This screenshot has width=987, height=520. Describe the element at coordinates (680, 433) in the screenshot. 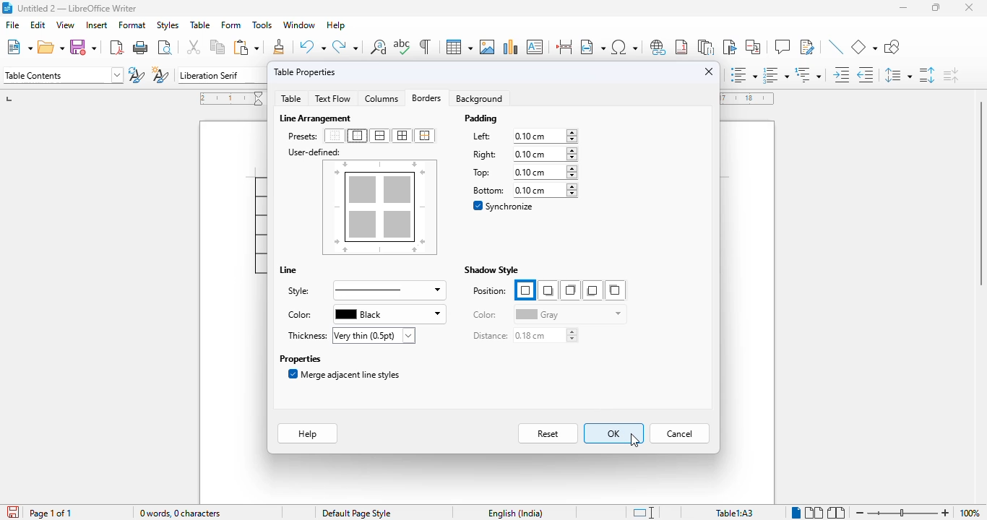

I see `cancel` at that location.